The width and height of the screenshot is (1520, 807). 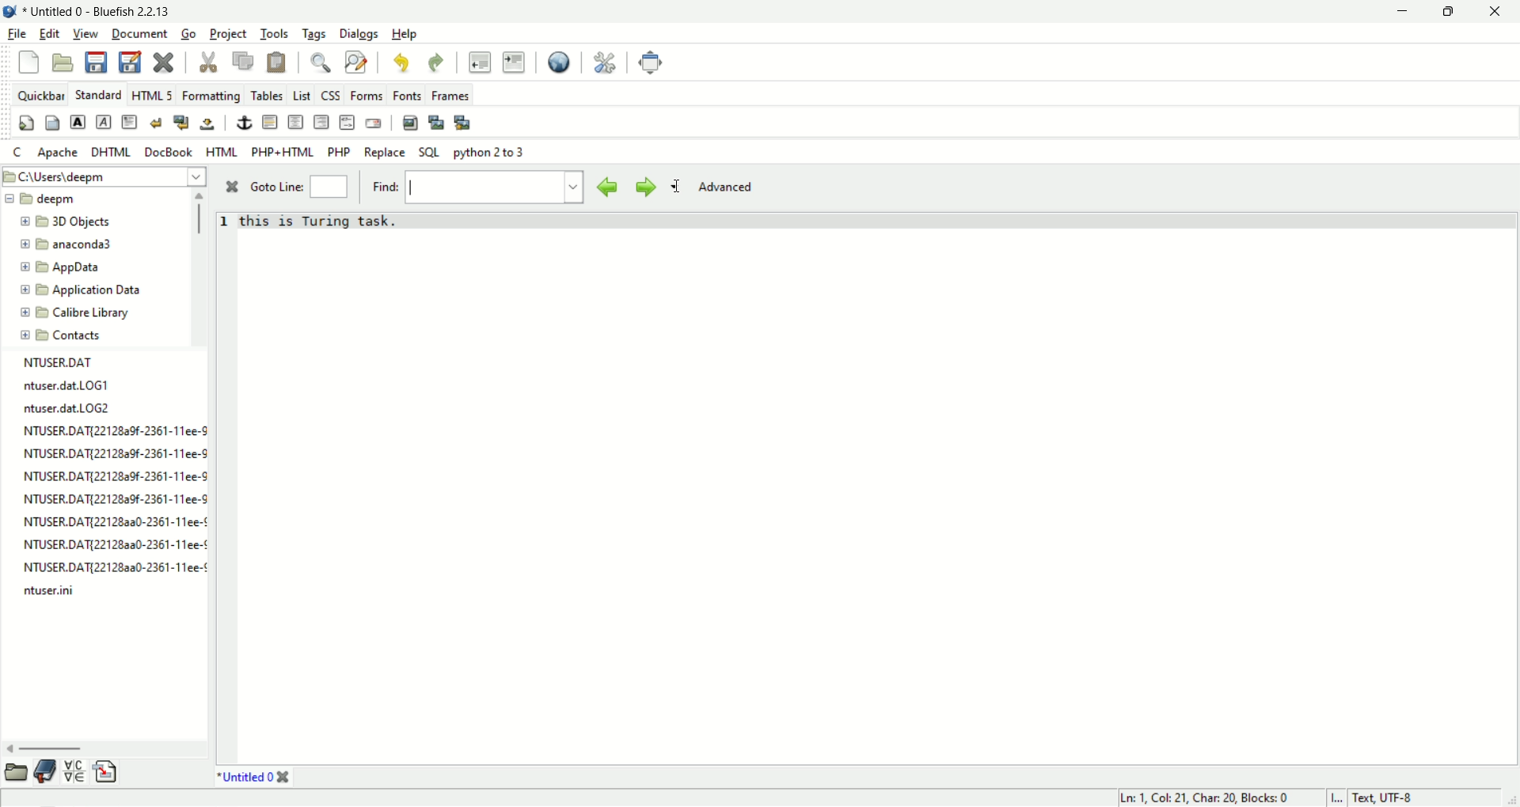 I want to click on 3D Objects, so click(x=73, y=223).